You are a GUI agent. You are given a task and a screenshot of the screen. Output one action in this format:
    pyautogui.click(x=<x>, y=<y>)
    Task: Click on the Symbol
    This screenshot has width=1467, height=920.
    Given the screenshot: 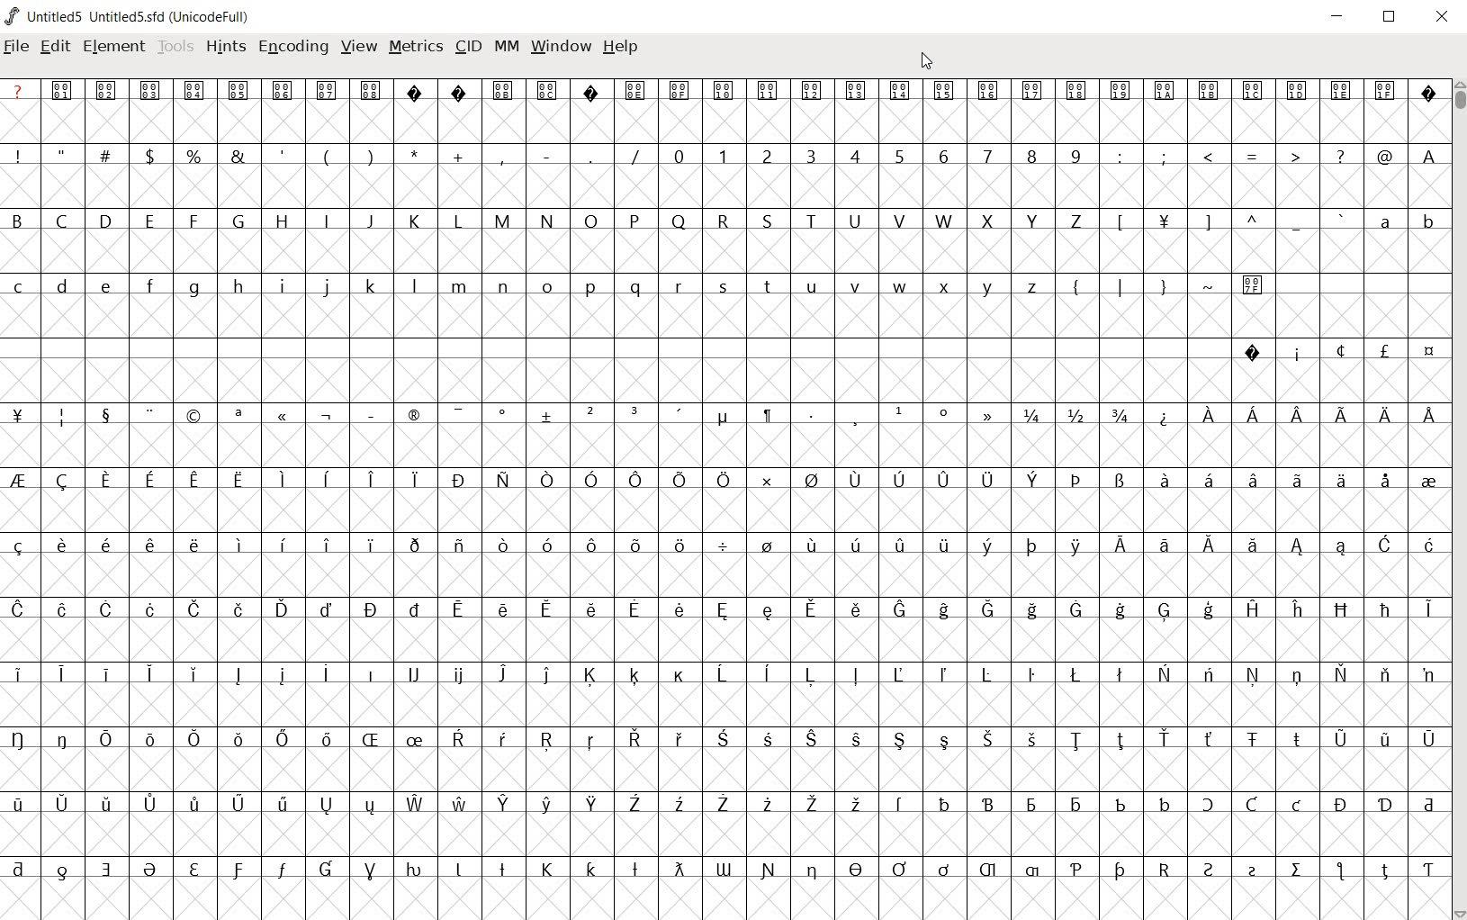 What is the action you would take?
    pyautogui.click(x=943, y=870)
    